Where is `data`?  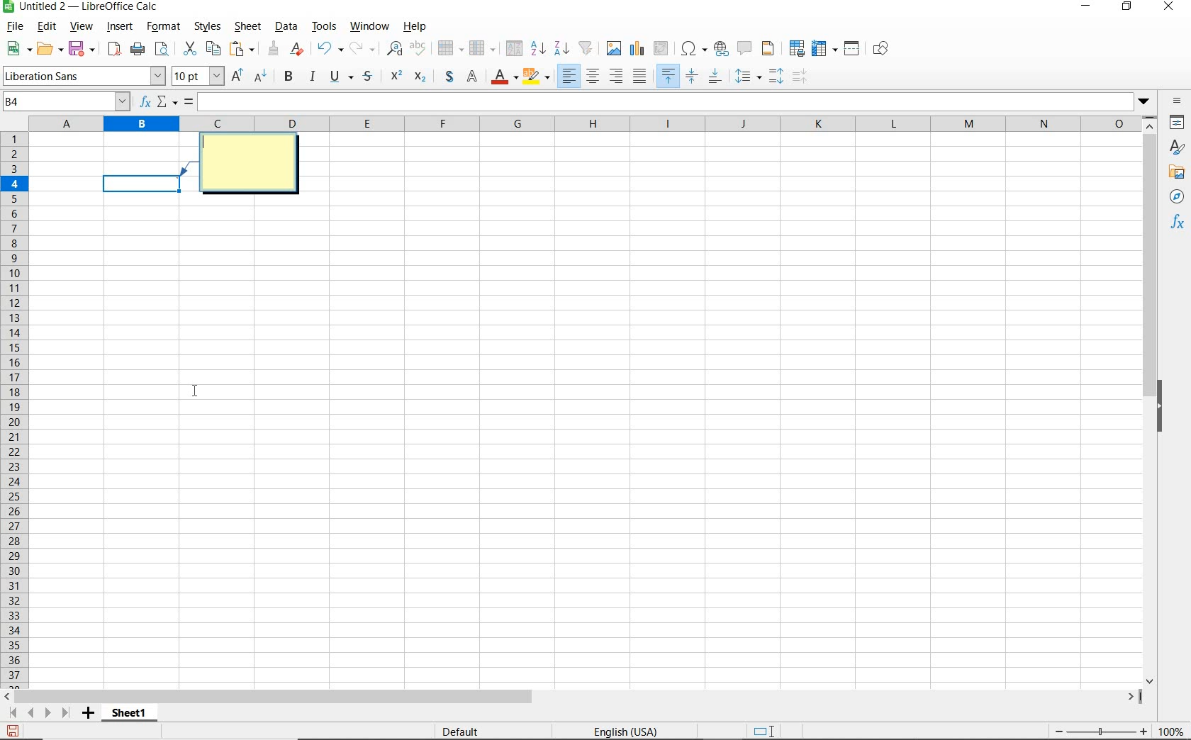 data is located at coordinates (286, 28).